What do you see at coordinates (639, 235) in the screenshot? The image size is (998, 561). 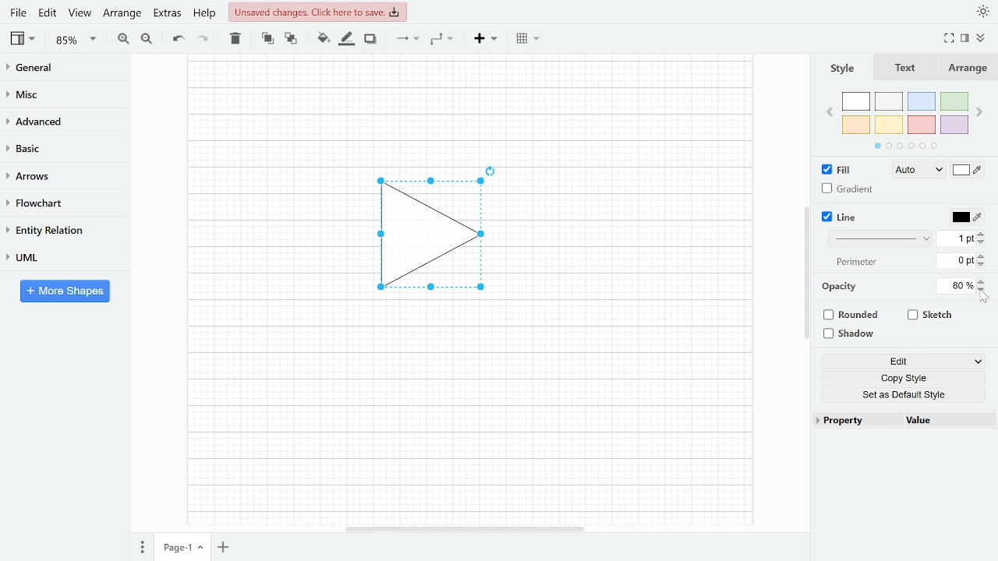 I see `workspace` at bounding box center [639, 235].